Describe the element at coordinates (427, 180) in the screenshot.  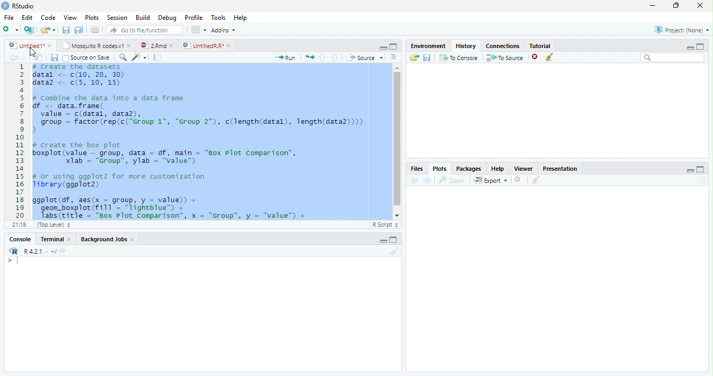
I see `Next plot` at that location.